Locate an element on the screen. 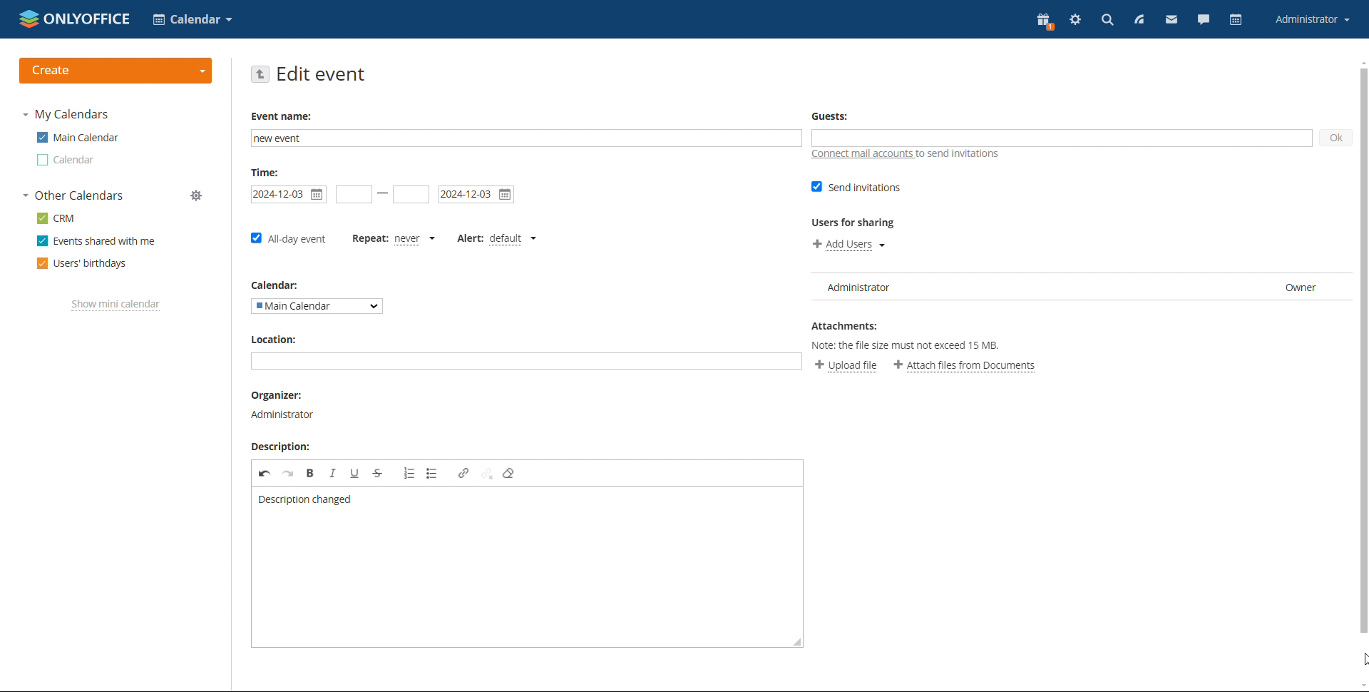 This screenshot has width=1369, height=692. users' birthdays is located at coordinates (83, 263).